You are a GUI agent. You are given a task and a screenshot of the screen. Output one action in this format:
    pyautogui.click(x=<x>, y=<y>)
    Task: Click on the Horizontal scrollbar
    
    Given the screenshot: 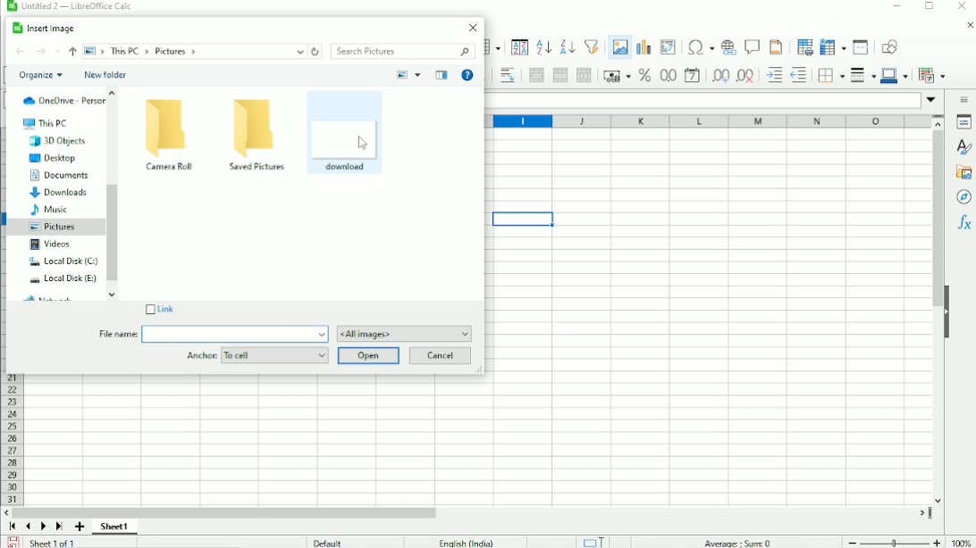 What is the action you would take?
    pyautogui.click(x=472, y=511)
    